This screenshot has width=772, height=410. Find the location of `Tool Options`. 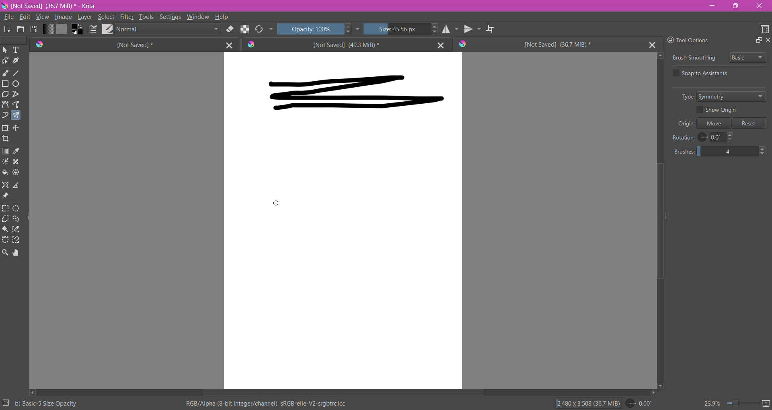

Tool Options is located at coordinates (693, 39).